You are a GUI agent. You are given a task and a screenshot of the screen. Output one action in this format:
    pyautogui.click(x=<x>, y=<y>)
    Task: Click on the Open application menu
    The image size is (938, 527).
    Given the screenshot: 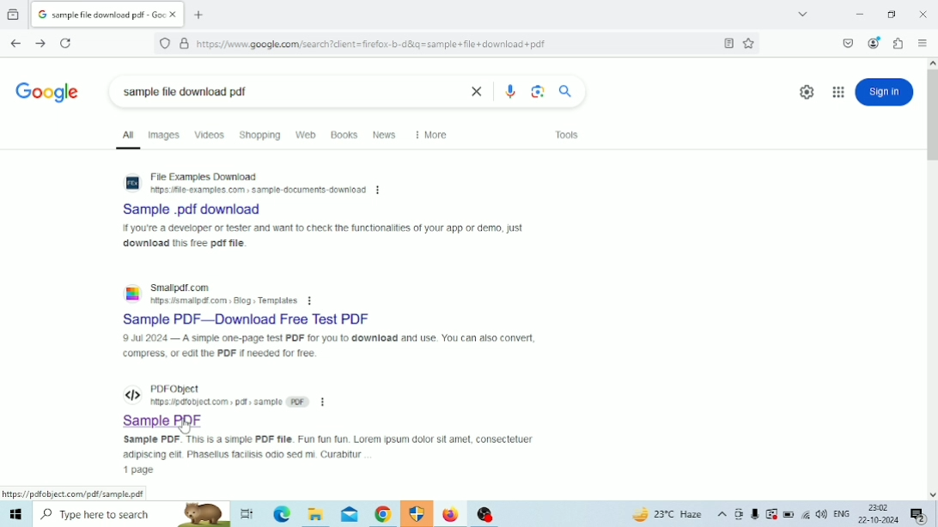 What is the action you would take?
    pyautogui.click(x=923, y=43)
    